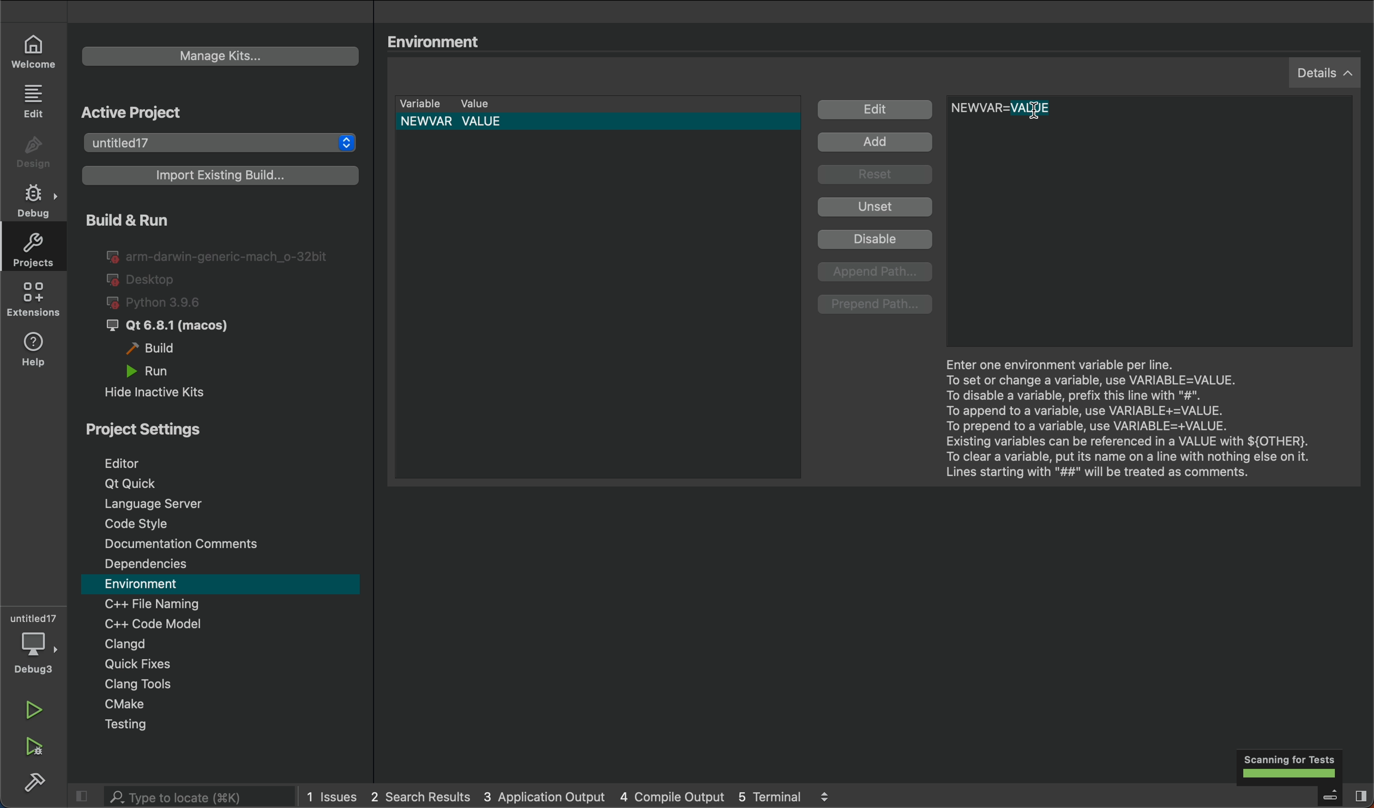  I want to click on edit, so click(37, 100).